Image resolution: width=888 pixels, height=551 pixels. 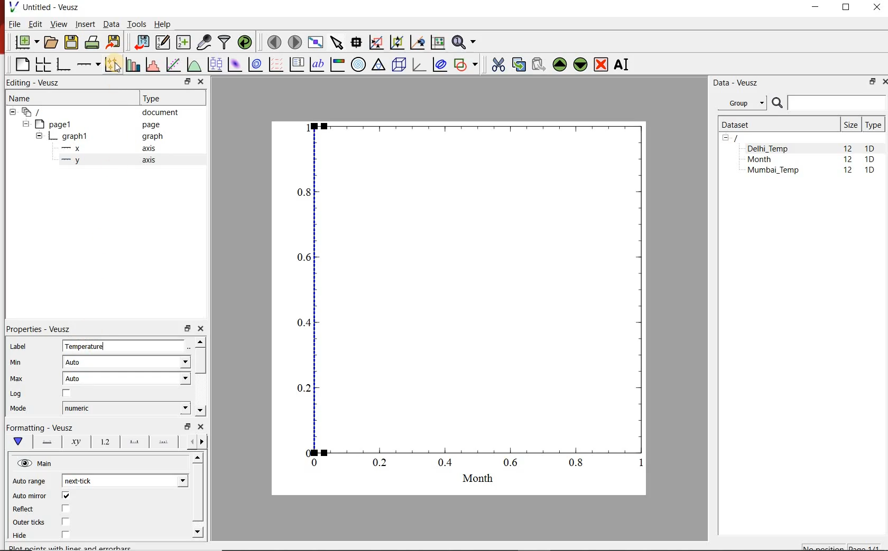 I want to click on document, so click(x=96, y=111).